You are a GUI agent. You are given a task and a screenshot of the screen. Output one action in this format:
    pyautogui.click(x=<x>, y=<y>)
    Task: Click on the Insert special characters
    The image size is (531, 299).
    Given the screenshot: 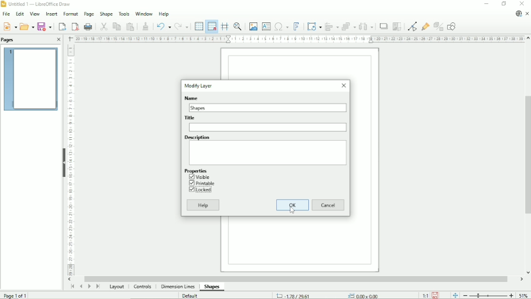 What is the action you would take?
    pyautogui.click(x=281, y=26)
    